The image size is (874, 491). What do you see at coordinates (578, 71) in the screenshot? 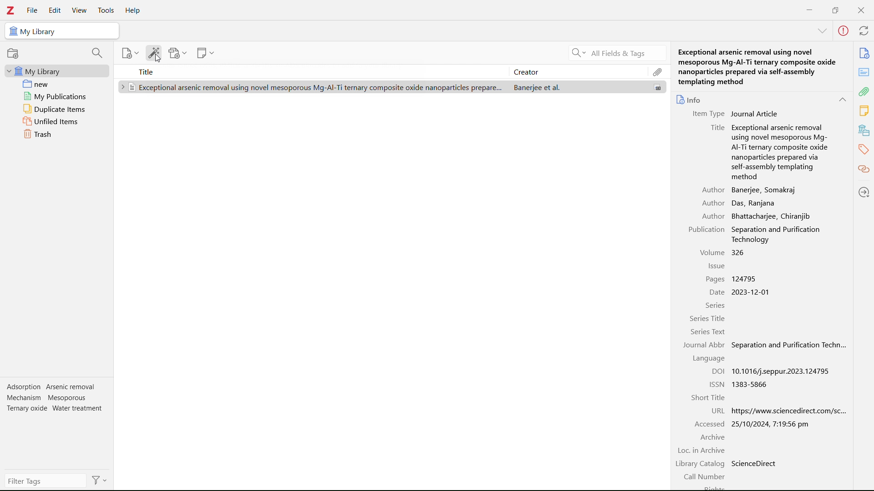
I see `creator` at bounding box center [578, 71].